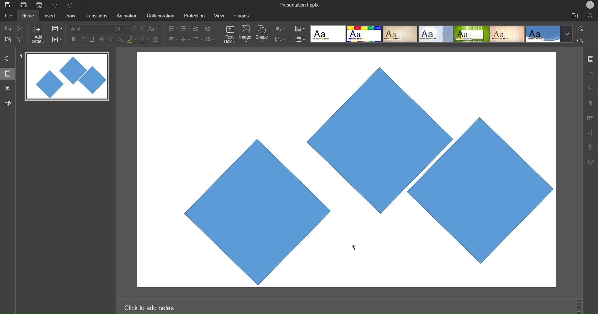 The width and height of the screenshot is (598, 314). What do you see at coordinates (442, 33) in the screenshot?
I see `Slide Templates` at bounding box center [442, 33].